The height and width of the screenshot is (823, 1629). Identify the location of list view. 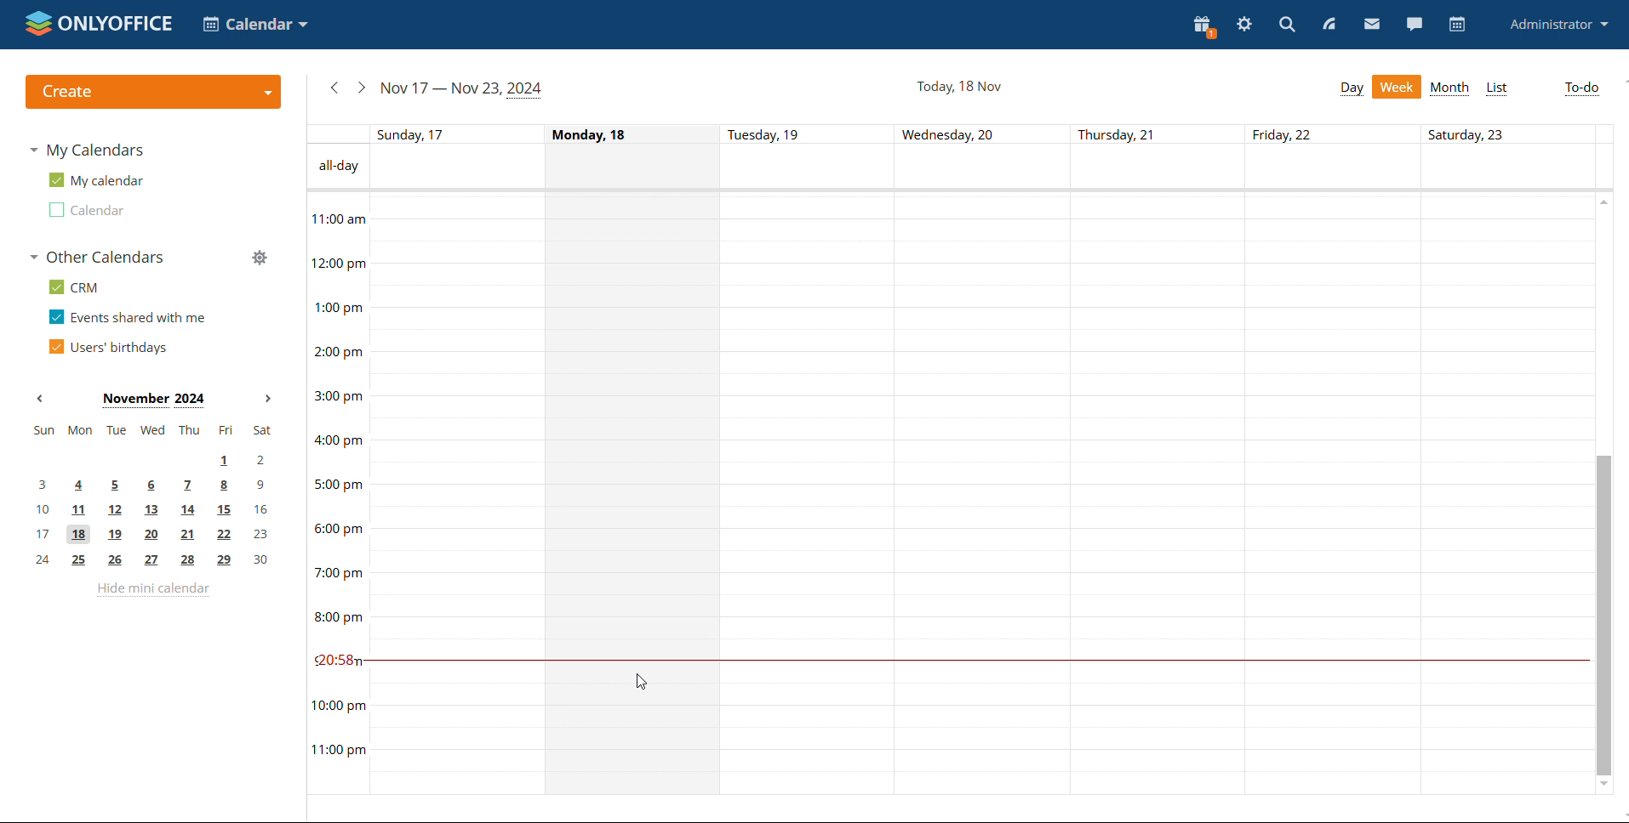
(1496, 88).